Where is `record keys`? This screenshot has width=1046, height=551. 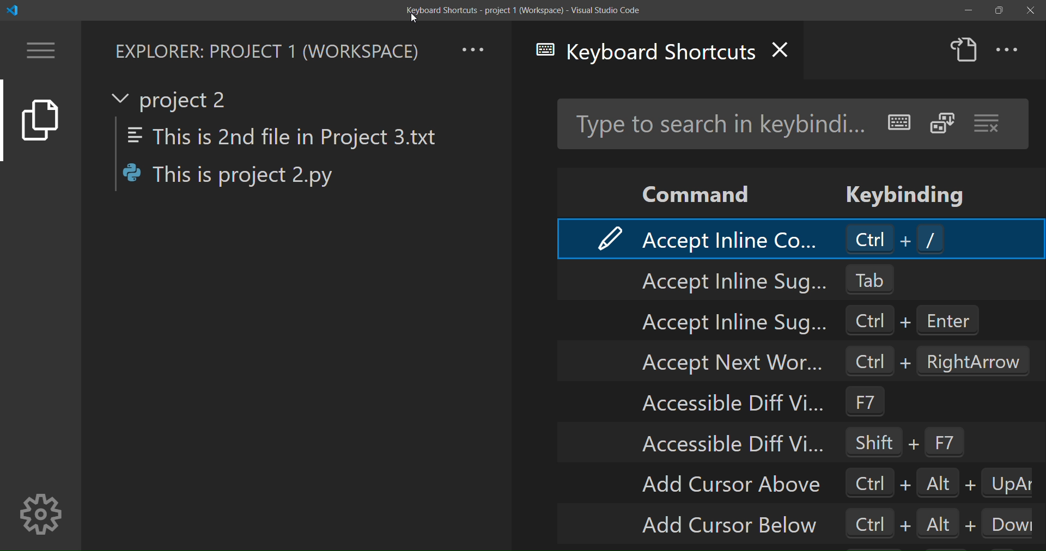 record keys is located at coordinates (900, 119).